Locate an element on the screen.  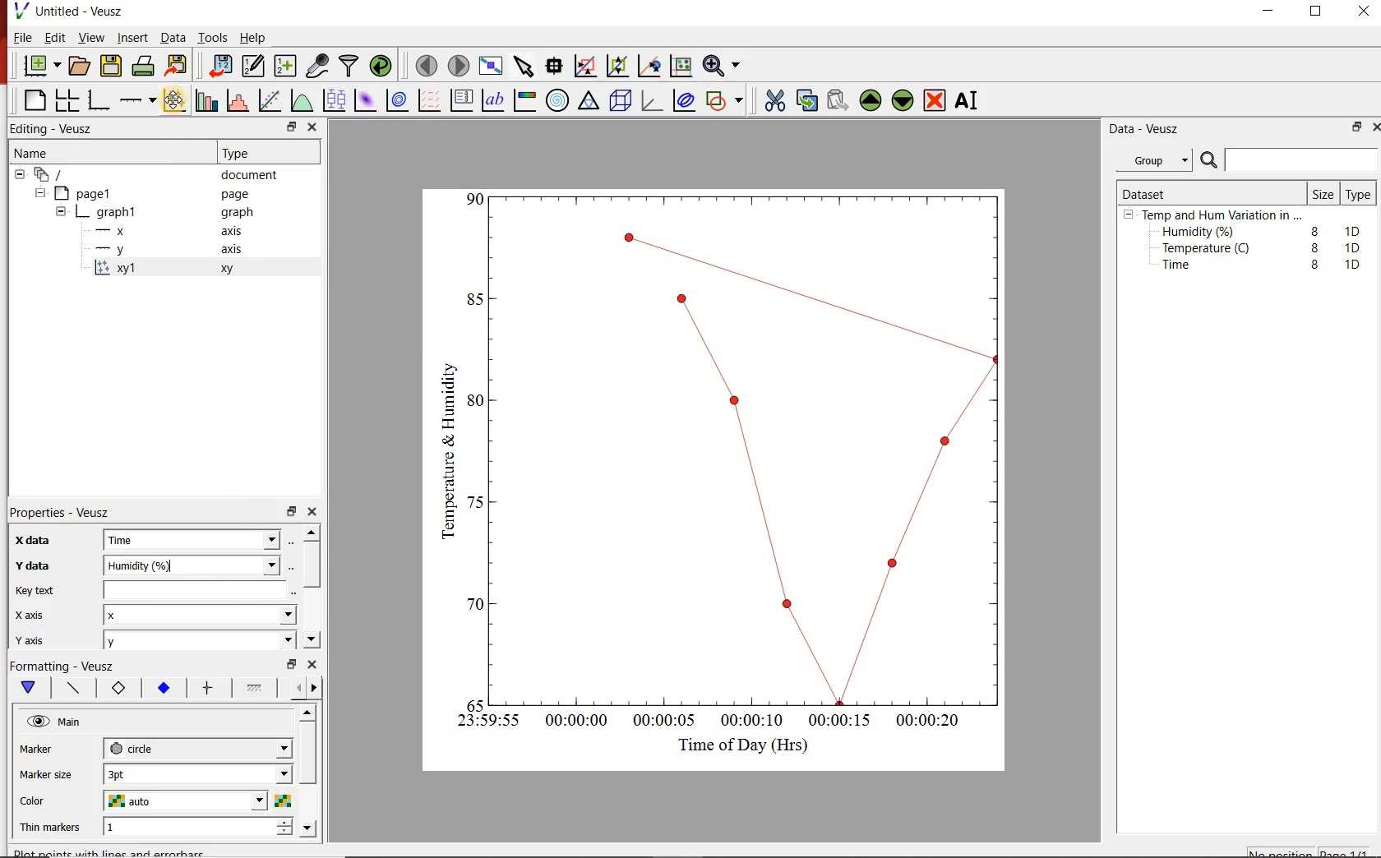
Plot points with lines and error bars is located at coordinates (174, 99).